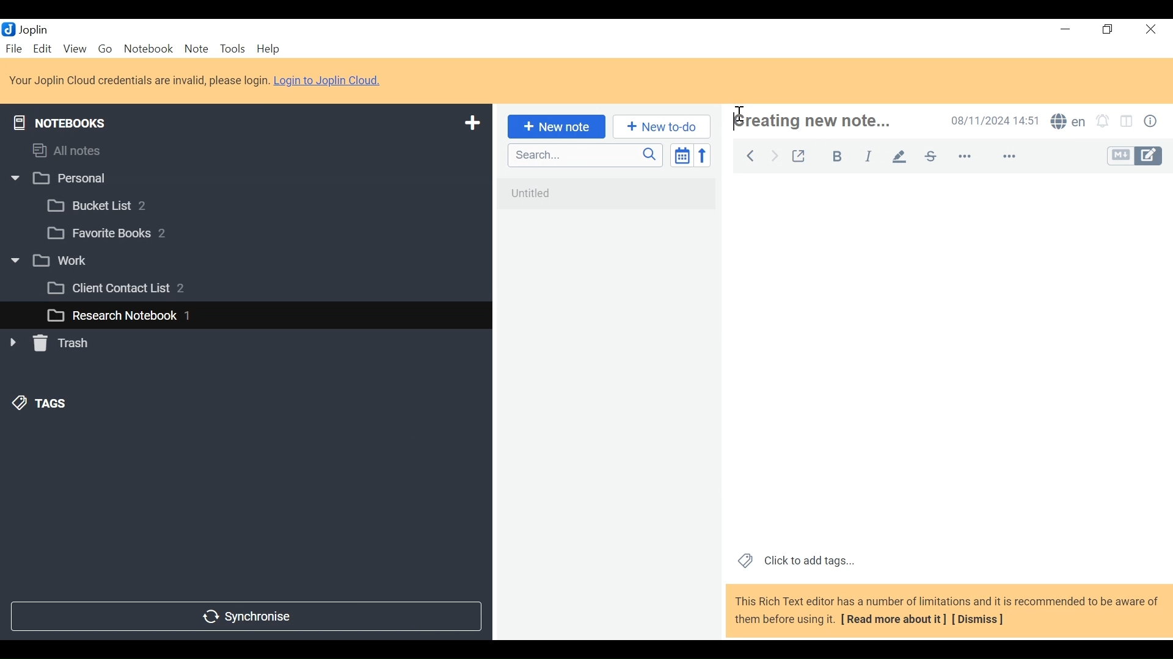 The height and width of the screenshot is (659, 1173). I want to click on w |] Personal, so click(65, 179).